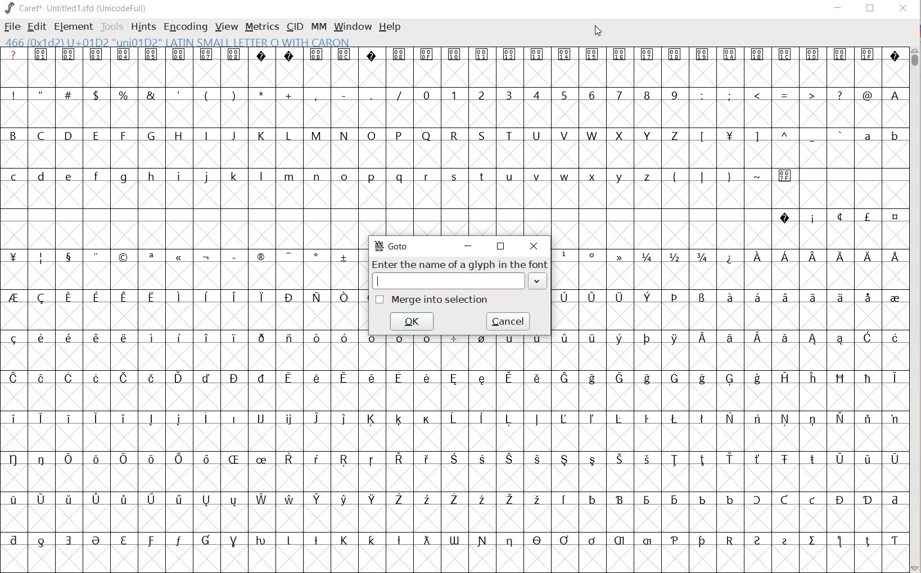 Image resolution: width=921 pixels, height=573 pixels. What do you see at coordinates (902, 9) in the screenshot?
I see `CLOSE` at bounding box center [902, 9].